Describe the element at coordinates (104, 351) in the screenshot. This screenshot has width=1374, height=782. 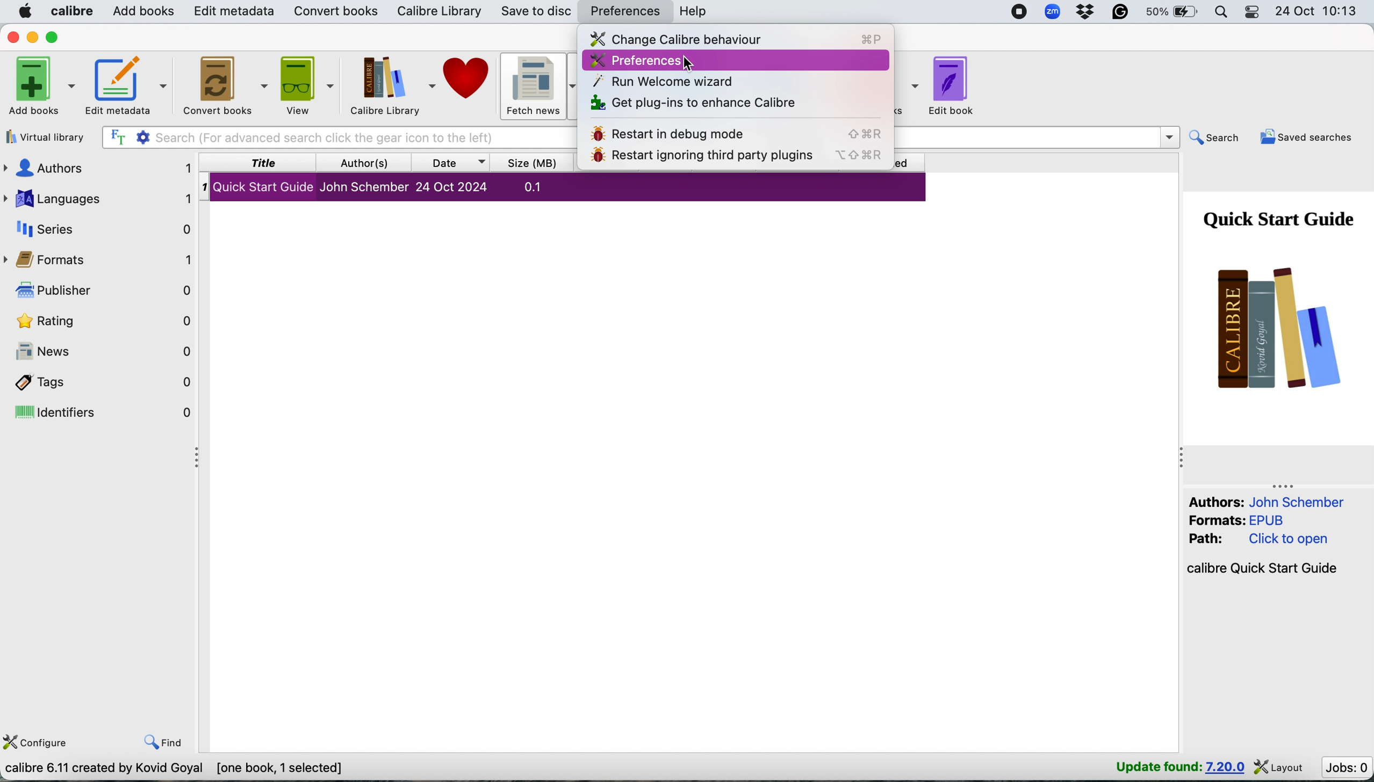
I see `news` at that location.